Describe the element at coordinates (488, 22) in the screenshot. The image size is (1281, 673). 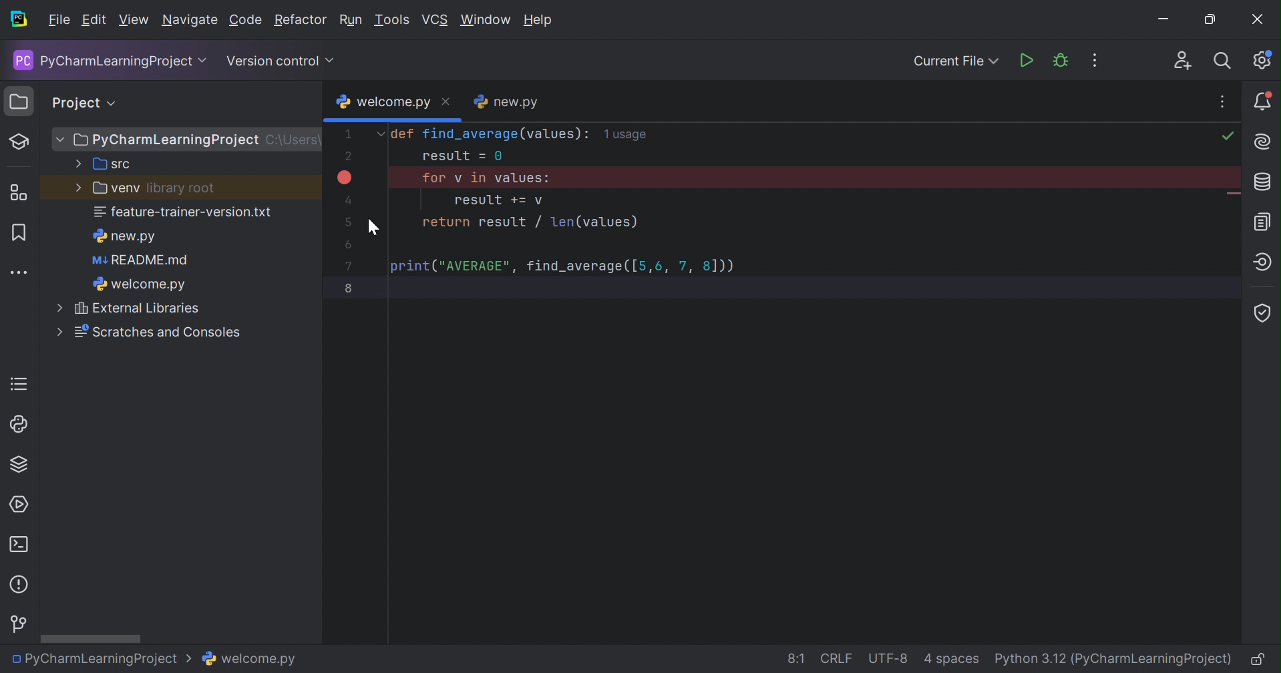
I see `Window` at that location.